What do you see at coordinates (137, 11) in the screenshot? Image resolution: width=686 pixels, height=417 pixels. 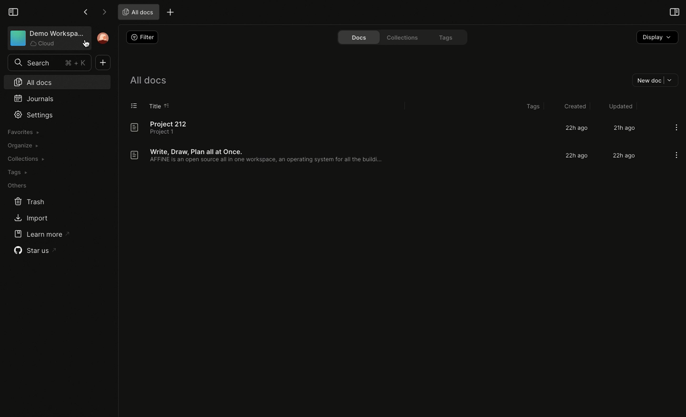 I see `All docs` at bounding box center [137, 11].